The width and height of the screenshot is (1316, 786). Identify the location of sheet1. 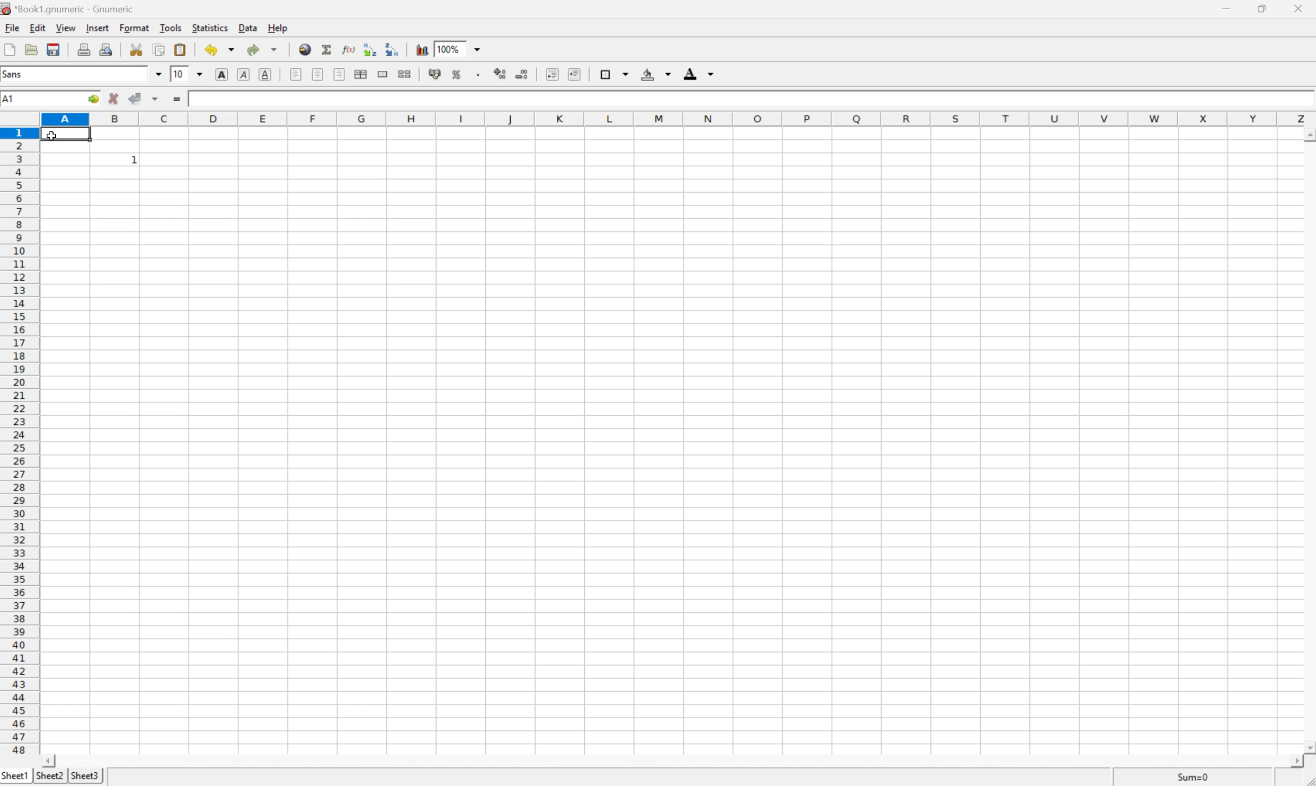
(15, 778).